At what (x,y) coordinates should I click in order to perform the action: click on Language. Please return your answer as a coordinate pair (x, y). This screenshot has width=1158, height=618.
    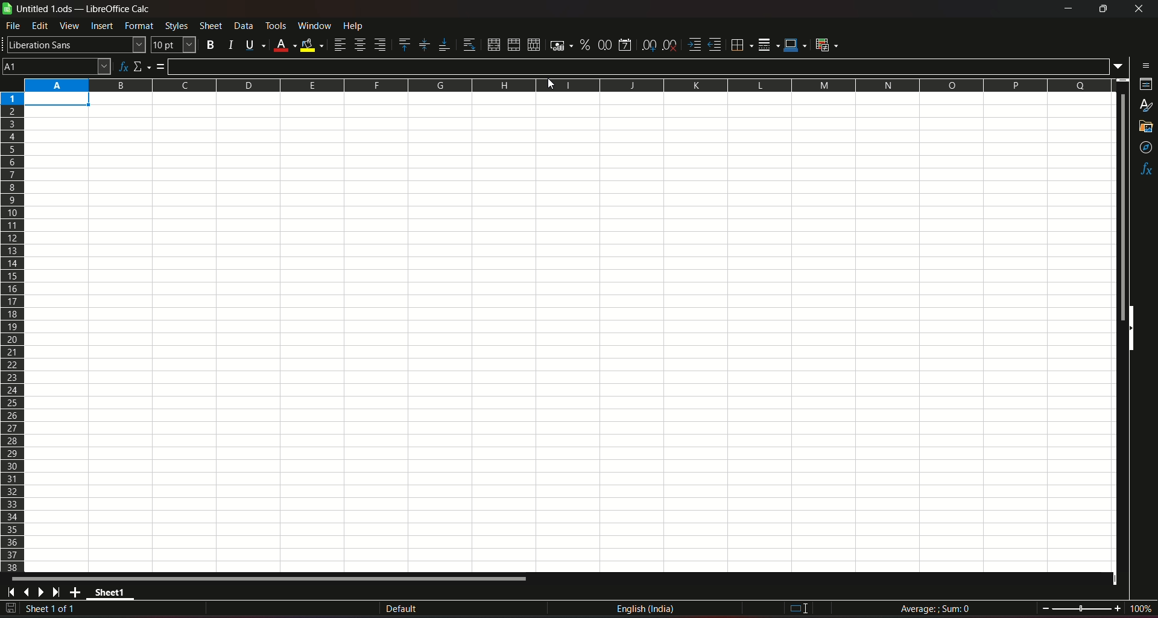
    Looking at the image, I should click on (647, 609).